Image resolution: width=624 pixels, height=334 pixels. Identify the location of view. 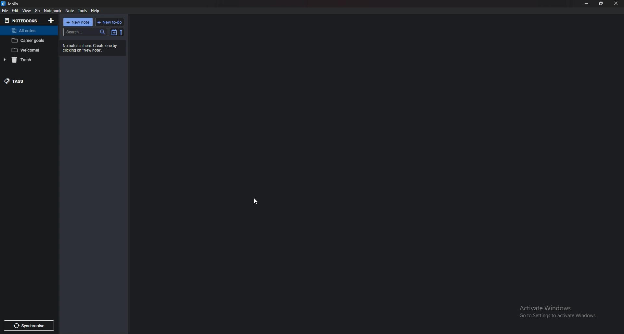
(27, 11).